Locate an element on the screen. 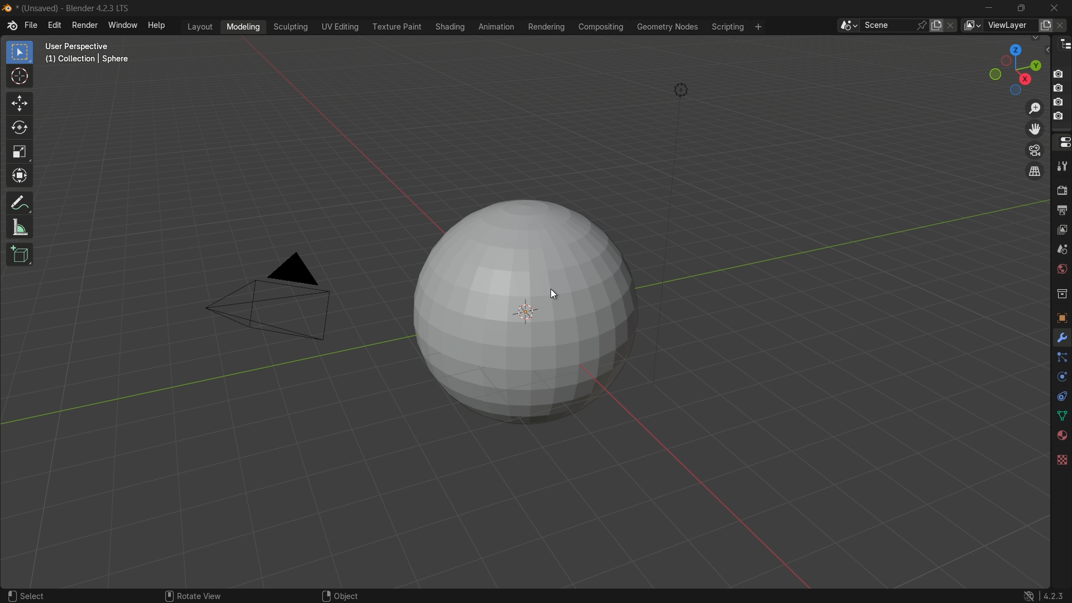  user perspective (1) collection | sphere is located at coordinates (89, 52).